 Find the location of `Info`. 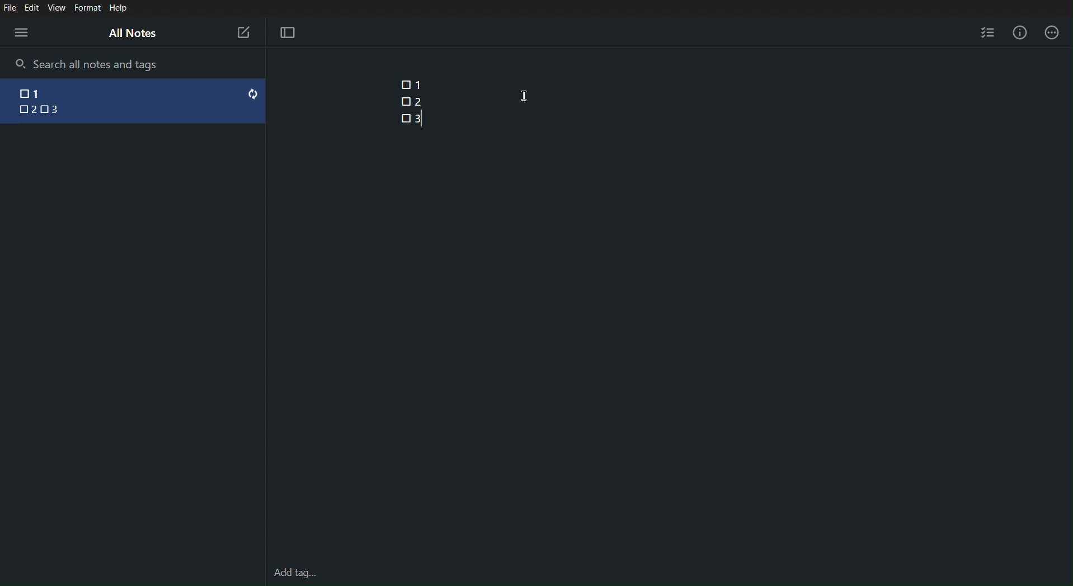

Info is located at coordinates (1023, 32).